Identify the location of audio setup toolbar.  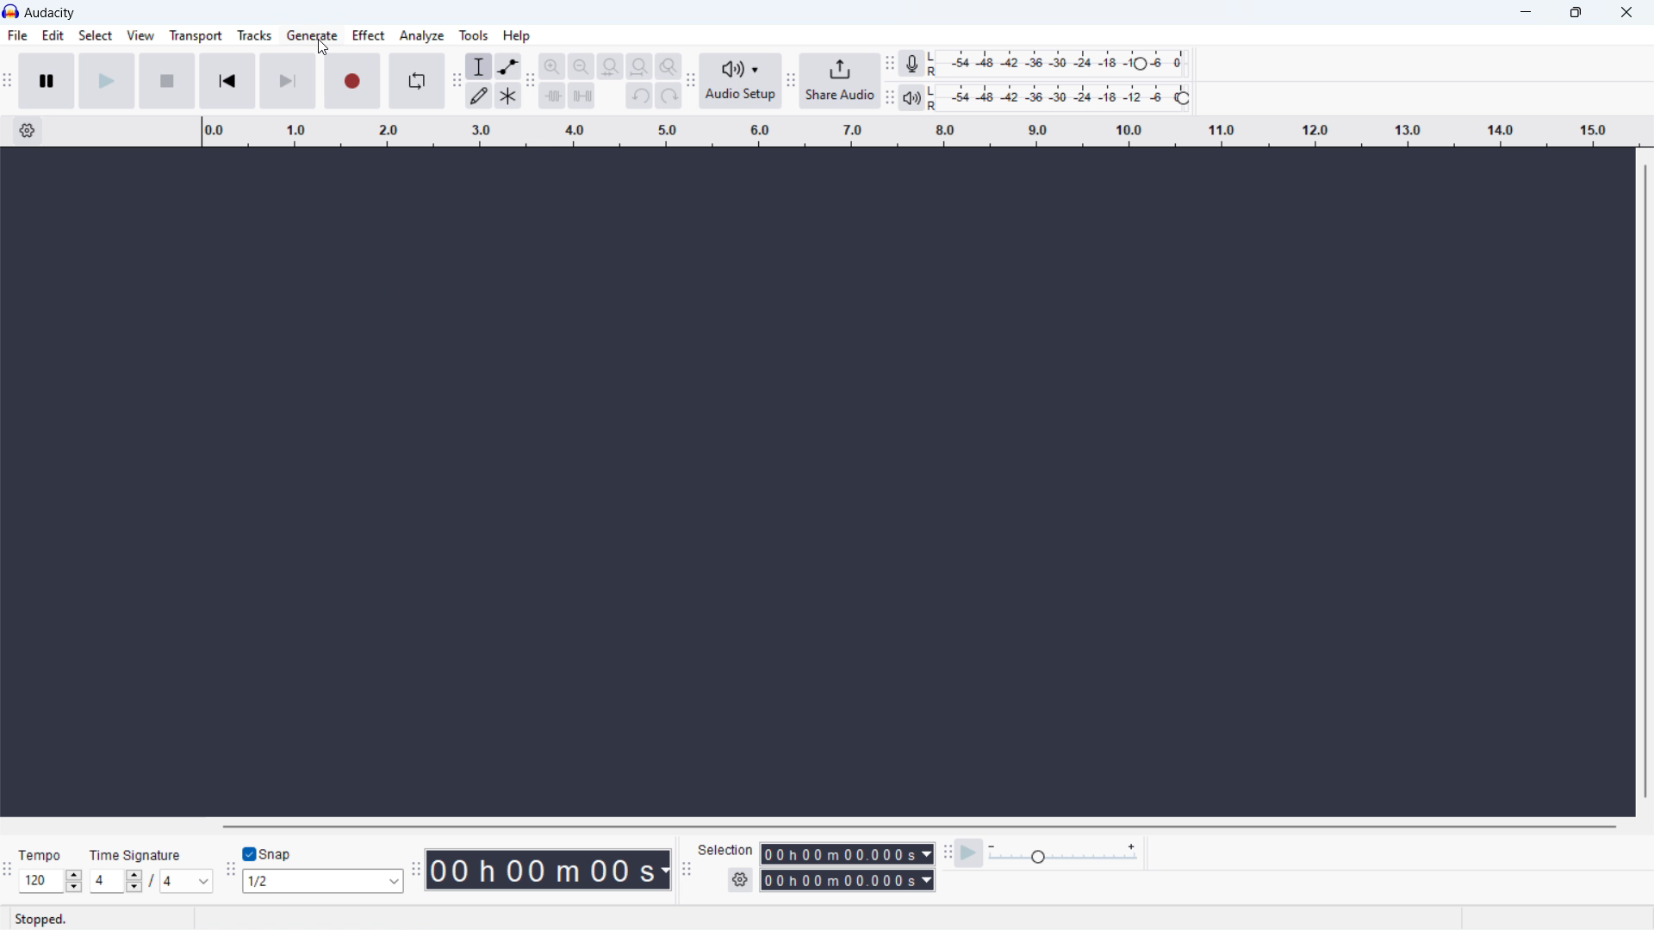
(691, 80).